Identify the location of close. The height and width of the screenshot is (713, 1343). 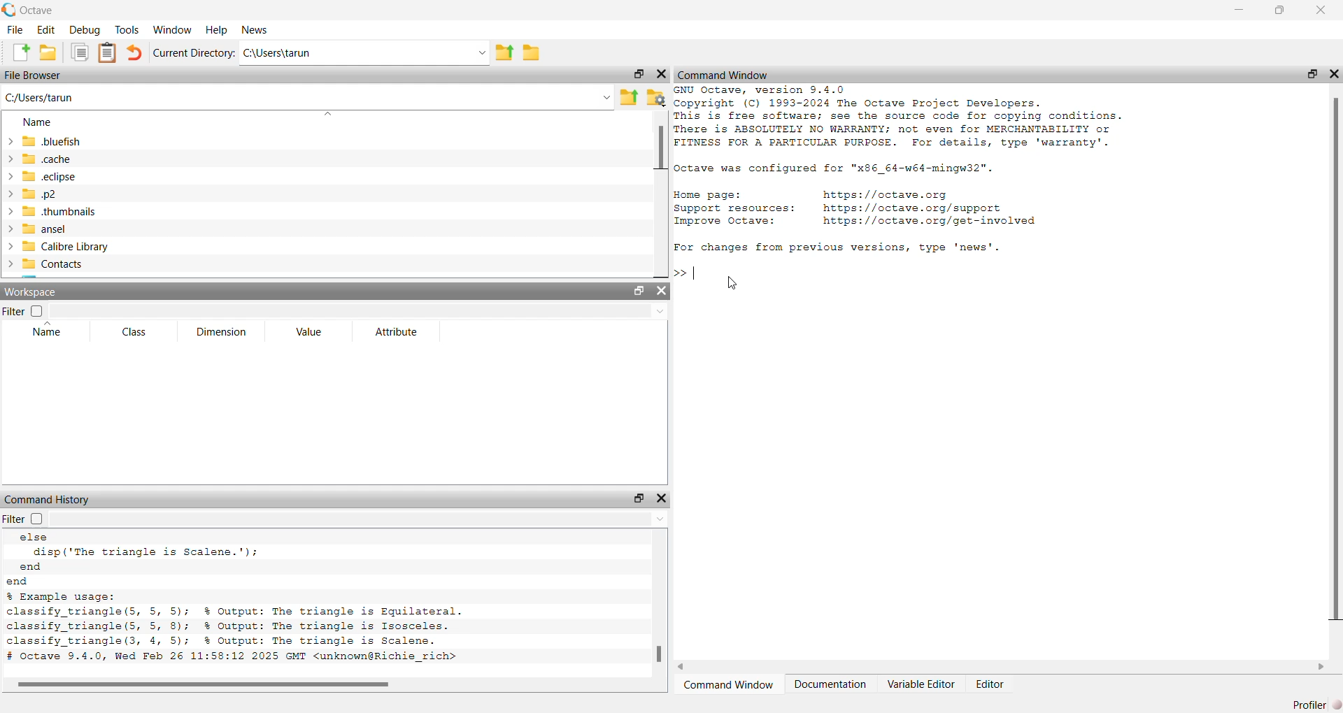
(1323, 10).